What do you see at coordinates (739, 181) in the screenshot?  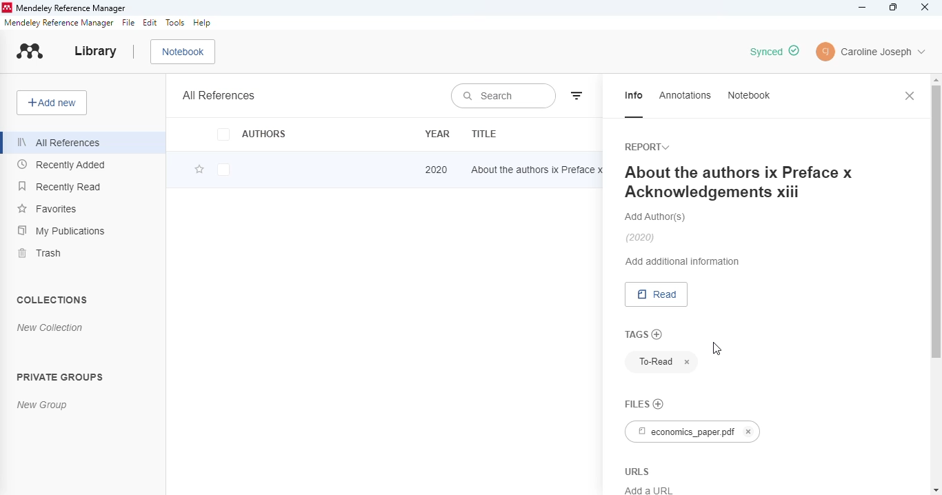 I see `About the authors ix Preface x Acknowledgements xiii` at bounding box center [739, 181].